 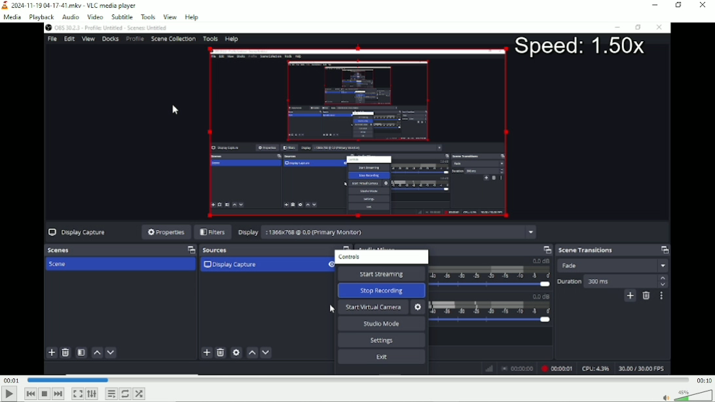 What do you see at coordinates (9, 396) in the screenshot?
I see `Play` at bounding box center [9, 396].